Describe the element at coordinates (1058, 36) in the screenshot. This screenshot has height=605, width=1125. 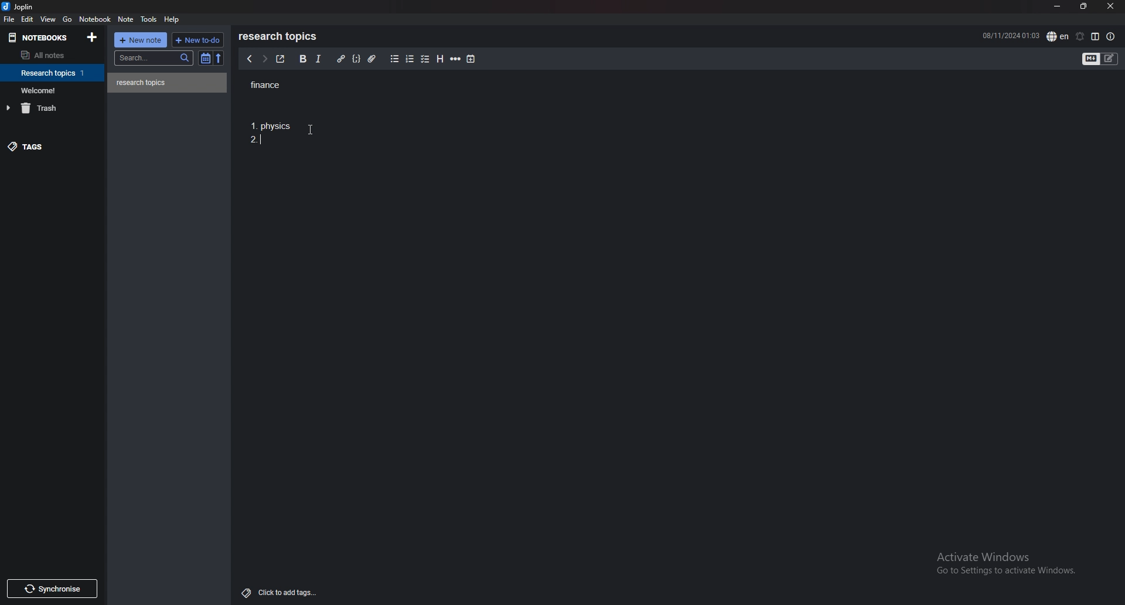
I see `spell check` at that location.